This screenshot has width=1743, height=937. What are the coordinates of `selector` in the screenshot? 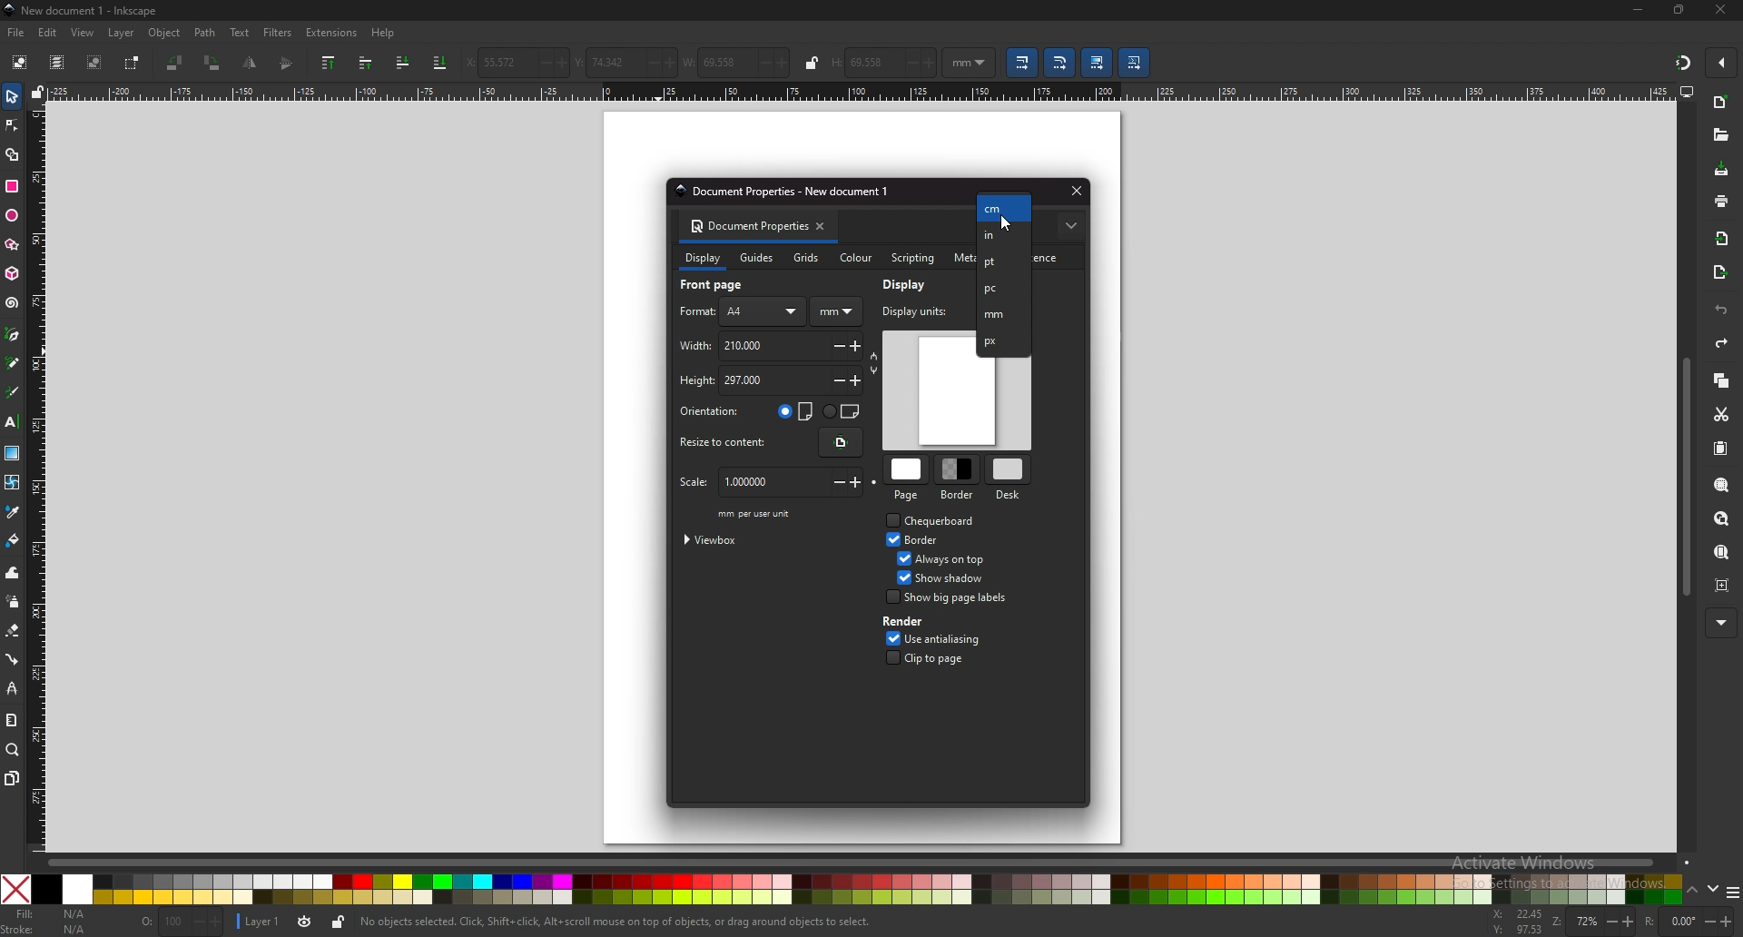 It's located at (12, 96).